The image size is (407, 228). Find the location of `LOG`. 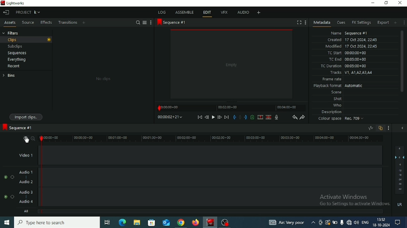

LOG is located at coordinates (161, 12).